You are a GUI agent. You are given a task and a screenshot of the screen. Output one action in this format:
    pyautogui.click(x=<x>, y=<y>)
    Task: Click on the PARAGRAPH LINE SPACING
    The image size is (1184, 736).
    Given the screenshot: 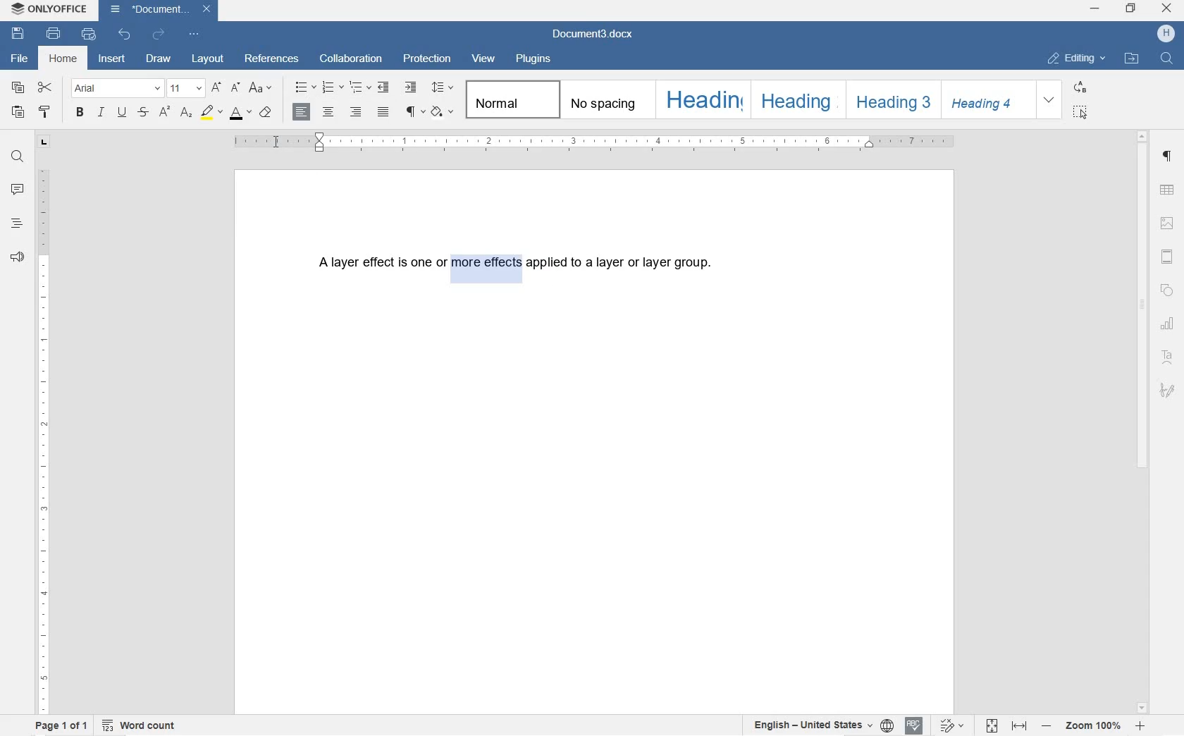 What is the action you would take?
    pyautogui.click(x=445, y=88)
    